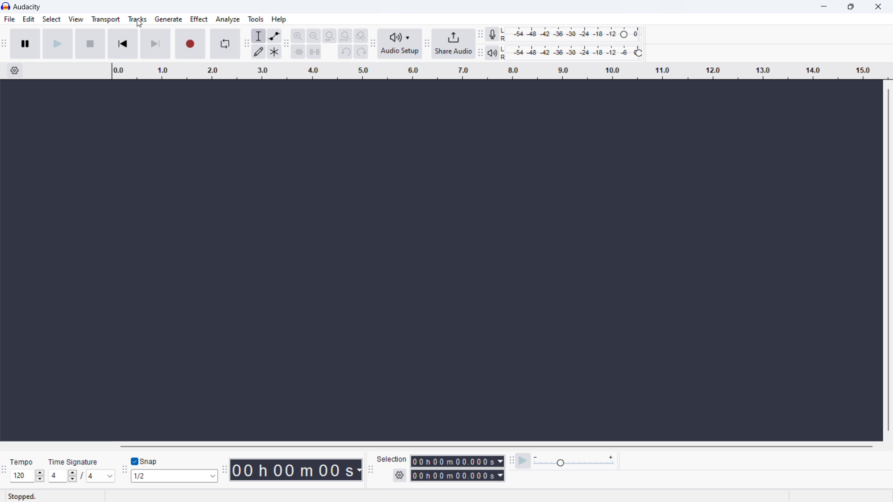 This screenshot has width=893, height=502. Describe the element at coordinates (246, 44) in the screenshot. I see `audacity tools toolbar` at that location.